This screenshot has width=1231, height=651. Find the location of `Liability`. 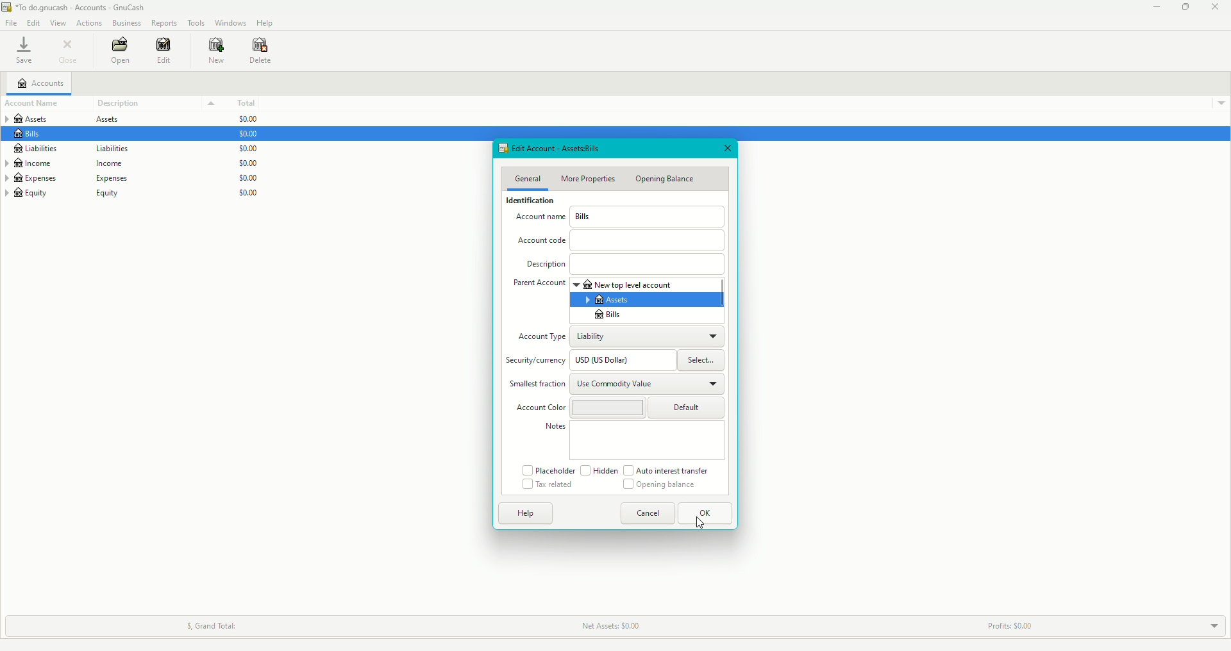

Liability is located at coordinates (647, 335).